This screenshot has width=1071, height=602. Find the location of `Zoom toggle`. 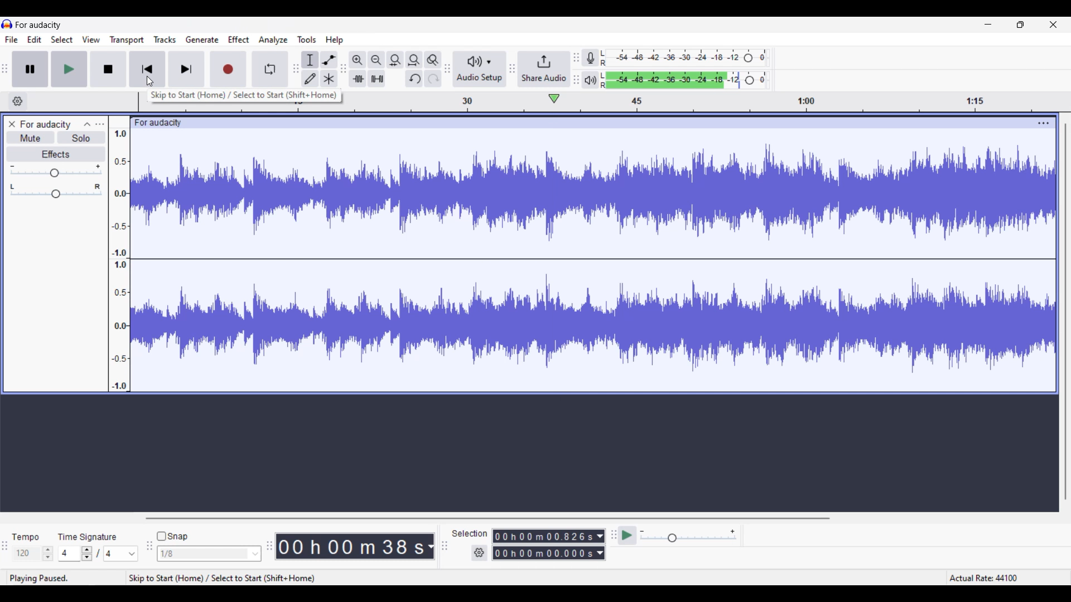

Zoom toggle is located at coordinates (433, 60).